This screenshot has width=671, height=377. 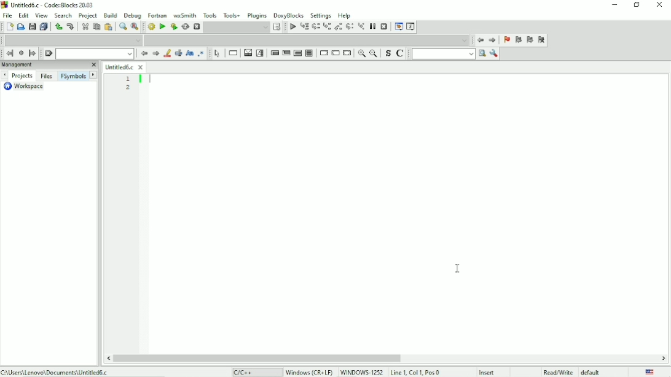 I want to click on Break debugger, so click(x=372, y=26).